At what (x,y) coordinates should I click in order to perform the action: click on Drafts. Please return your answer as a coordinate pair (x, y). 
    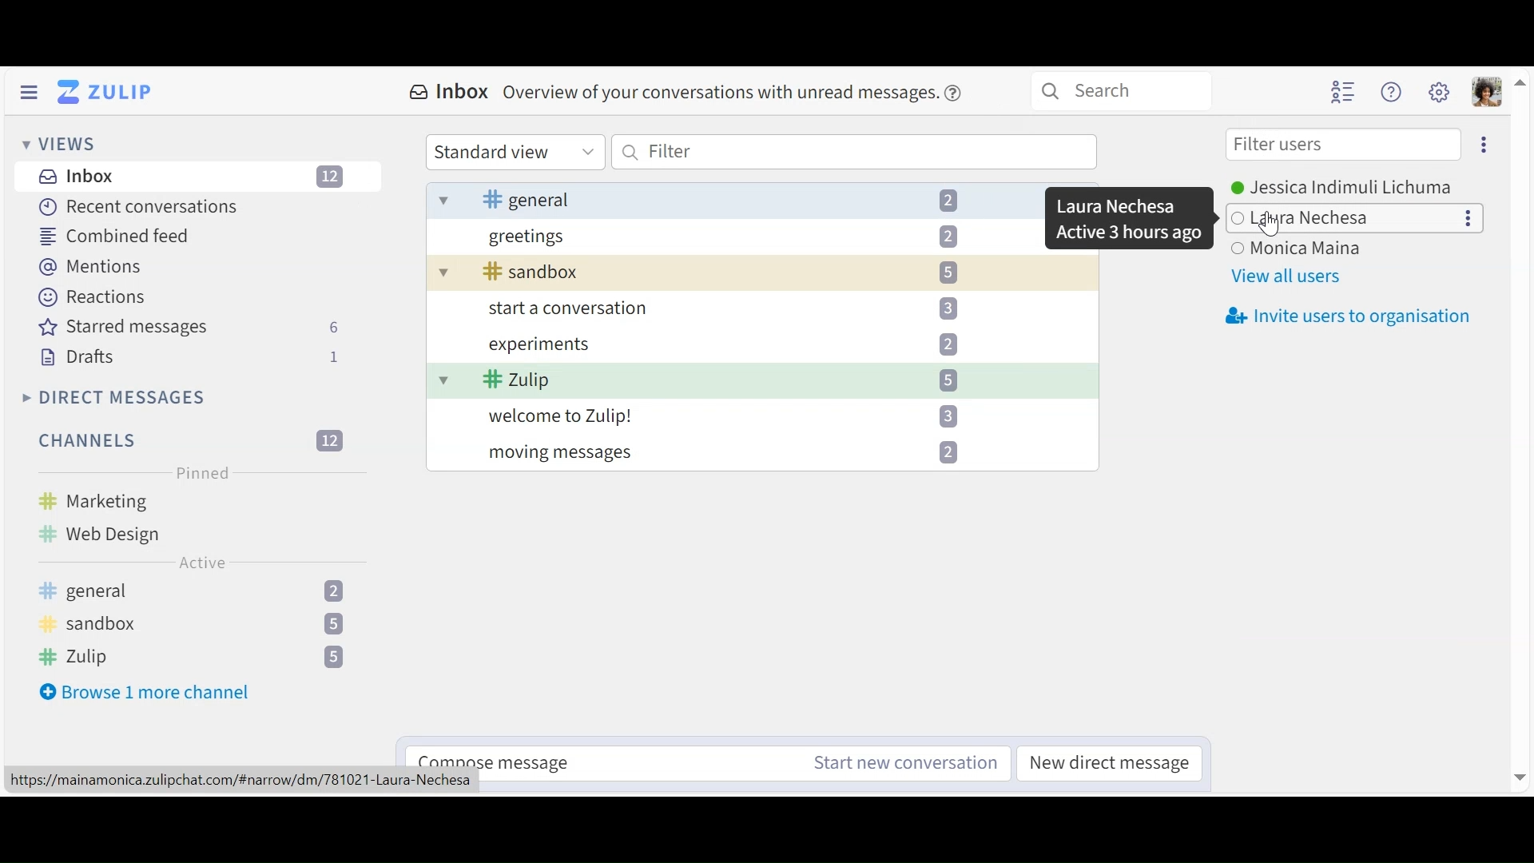
    Looking at the image, I should click on (189, 356).